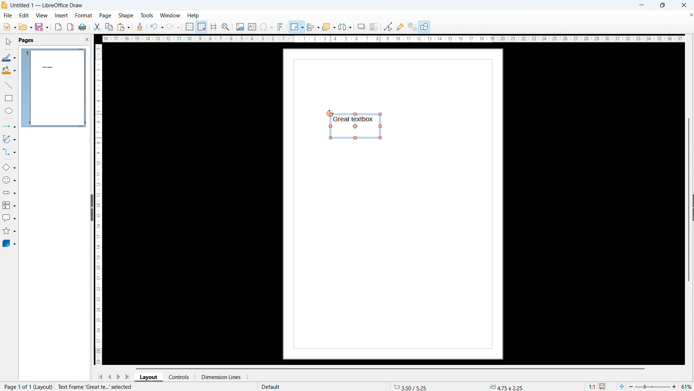  What do you see at coordinates (330, 113) in the screenshot?
I see `Cursor ` at bounding box center [330, 113].